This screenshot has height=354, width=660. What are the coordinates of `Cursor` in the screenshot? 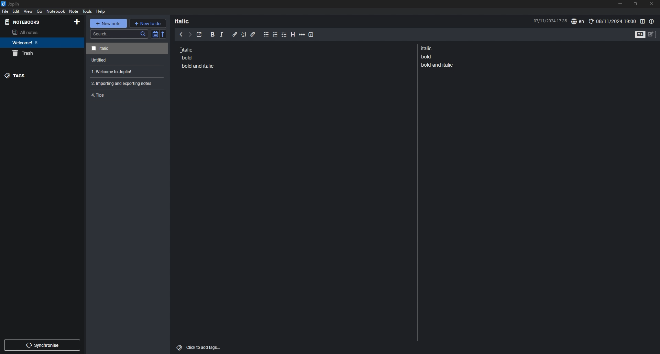 It's located at (181, 50).